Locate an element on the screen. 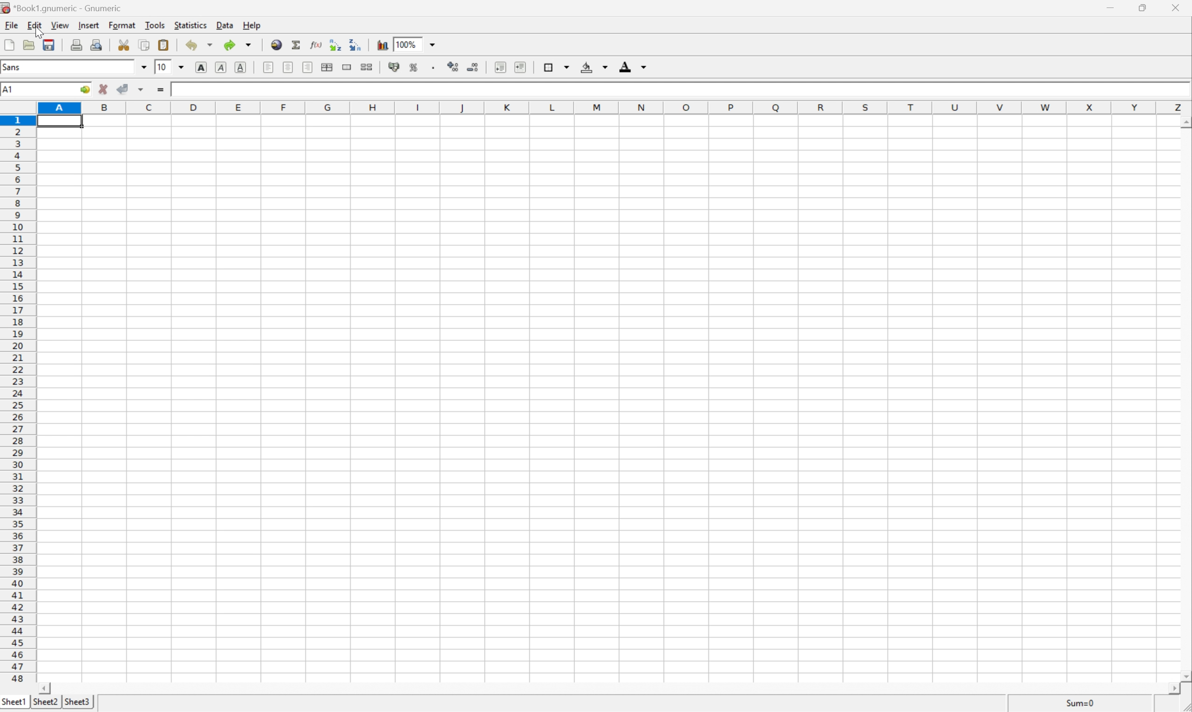 This screenshot has width=1192, height=712. scroll left is located at coordinates (58, 689).